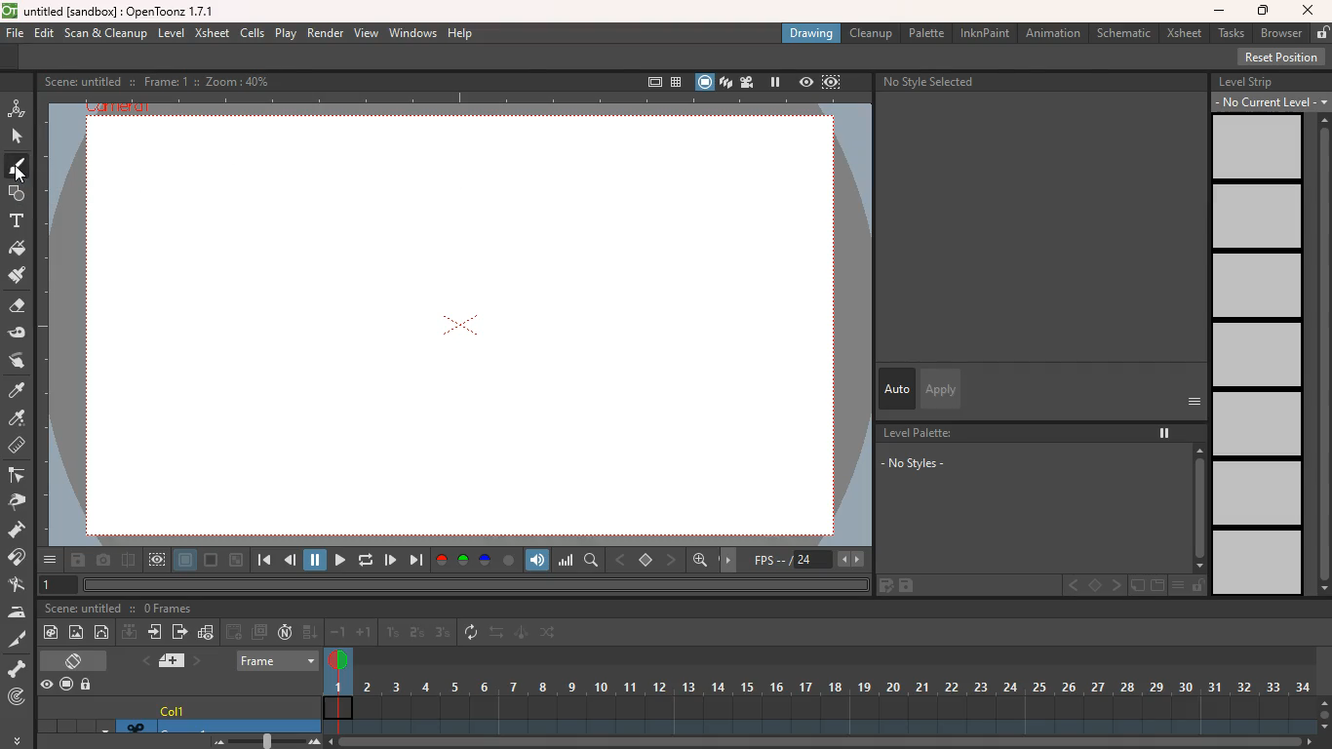 Image resolution: width=1332 pixels, height=749 pixels. What do you see at coordinates (593, 561) in the screenshot?
I see `find` at bounding box center [593, 561].